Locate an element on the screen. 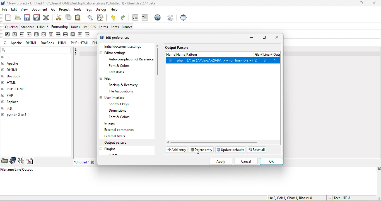  view is located at coordinates (25, 9).